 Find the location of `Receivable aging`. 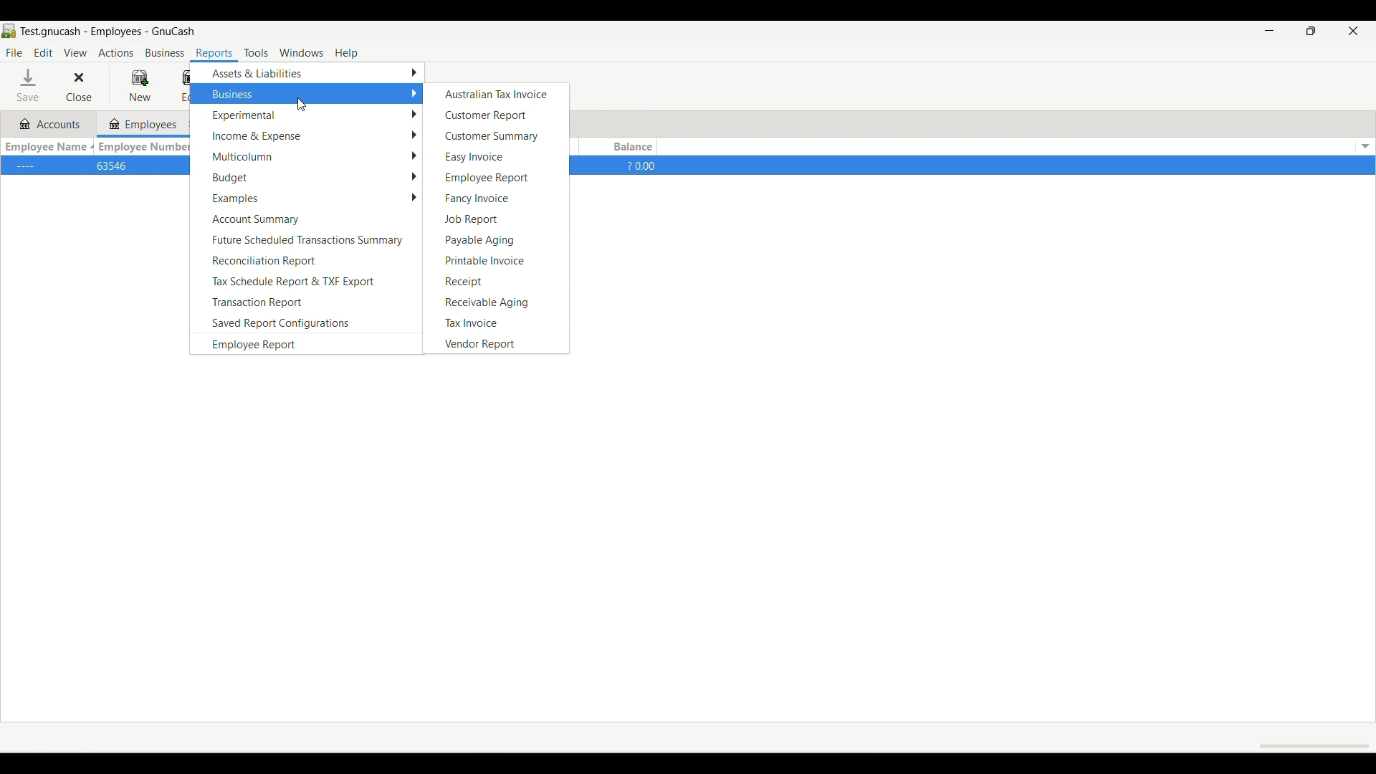

Receivable aging is located at coordinates (495, 302).